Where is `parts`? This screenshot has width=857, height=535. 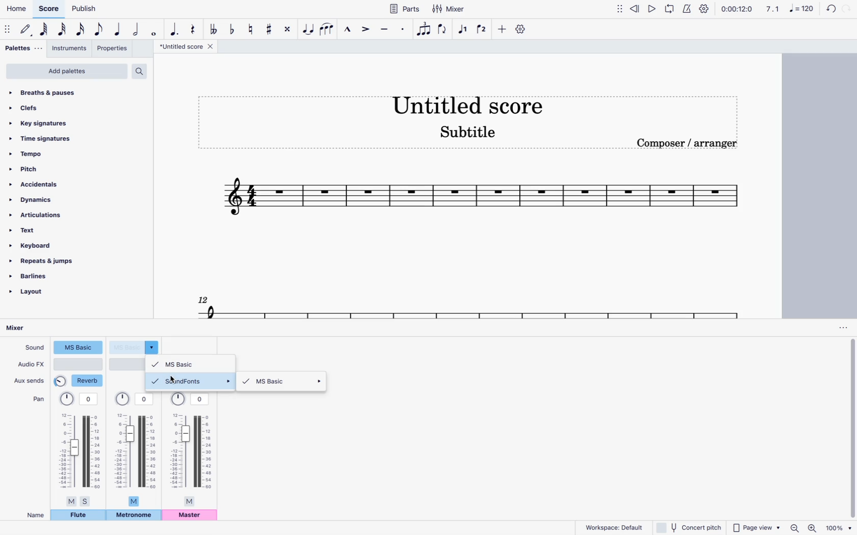 parts is located at coordinates (406, 9).